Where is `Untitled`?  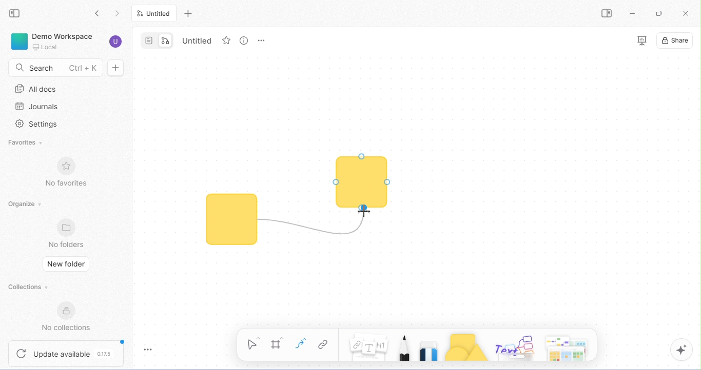
Untitled is located at coordinates (155, 13).